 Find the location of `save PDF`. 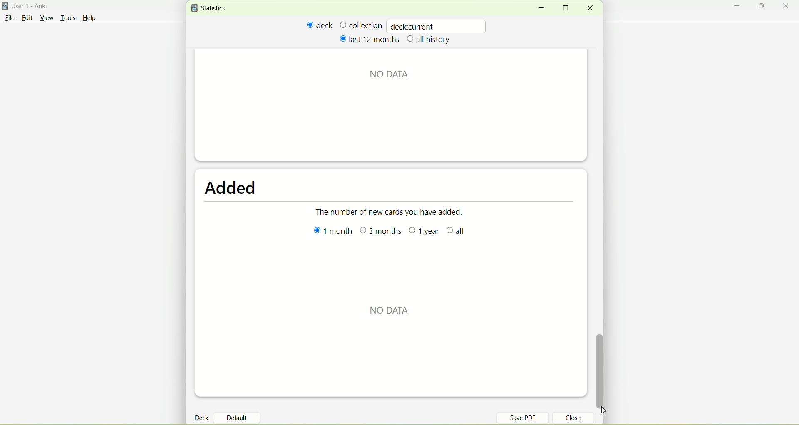

save PDF is located at coordinates (528, 417).